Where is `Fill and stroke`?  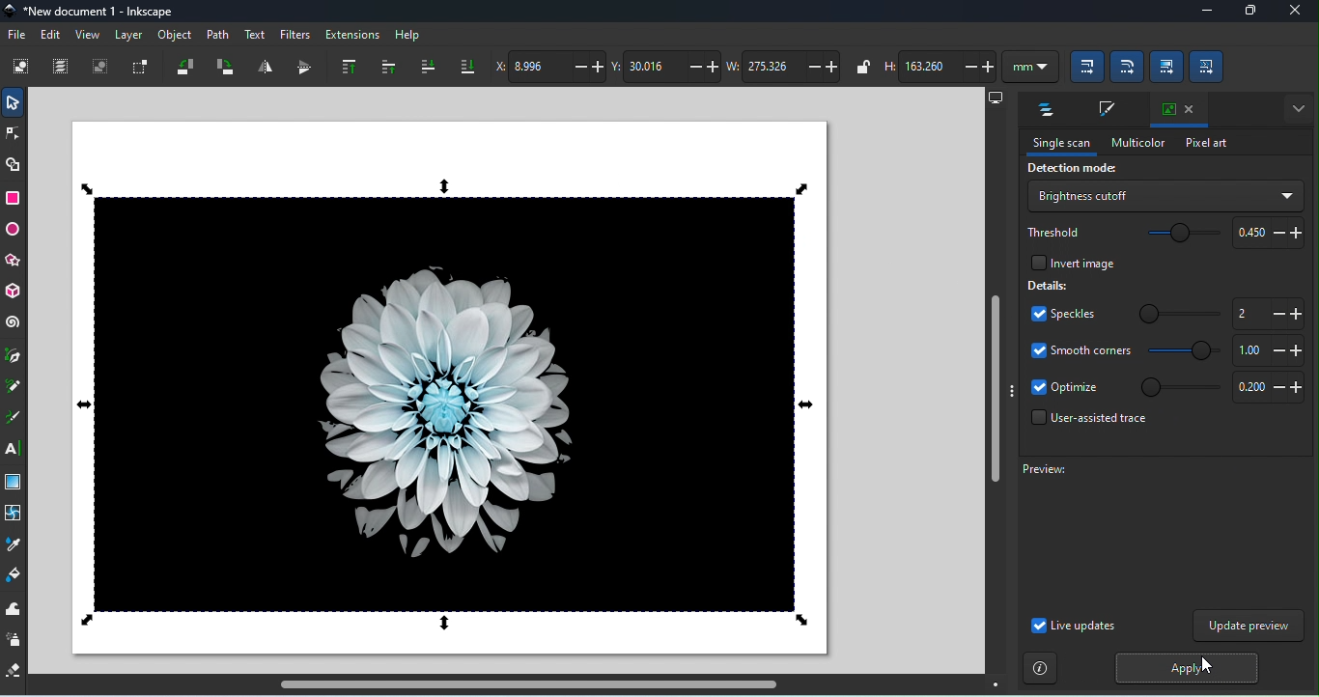
Fill and stroke is located at coordinates (1105, 110).